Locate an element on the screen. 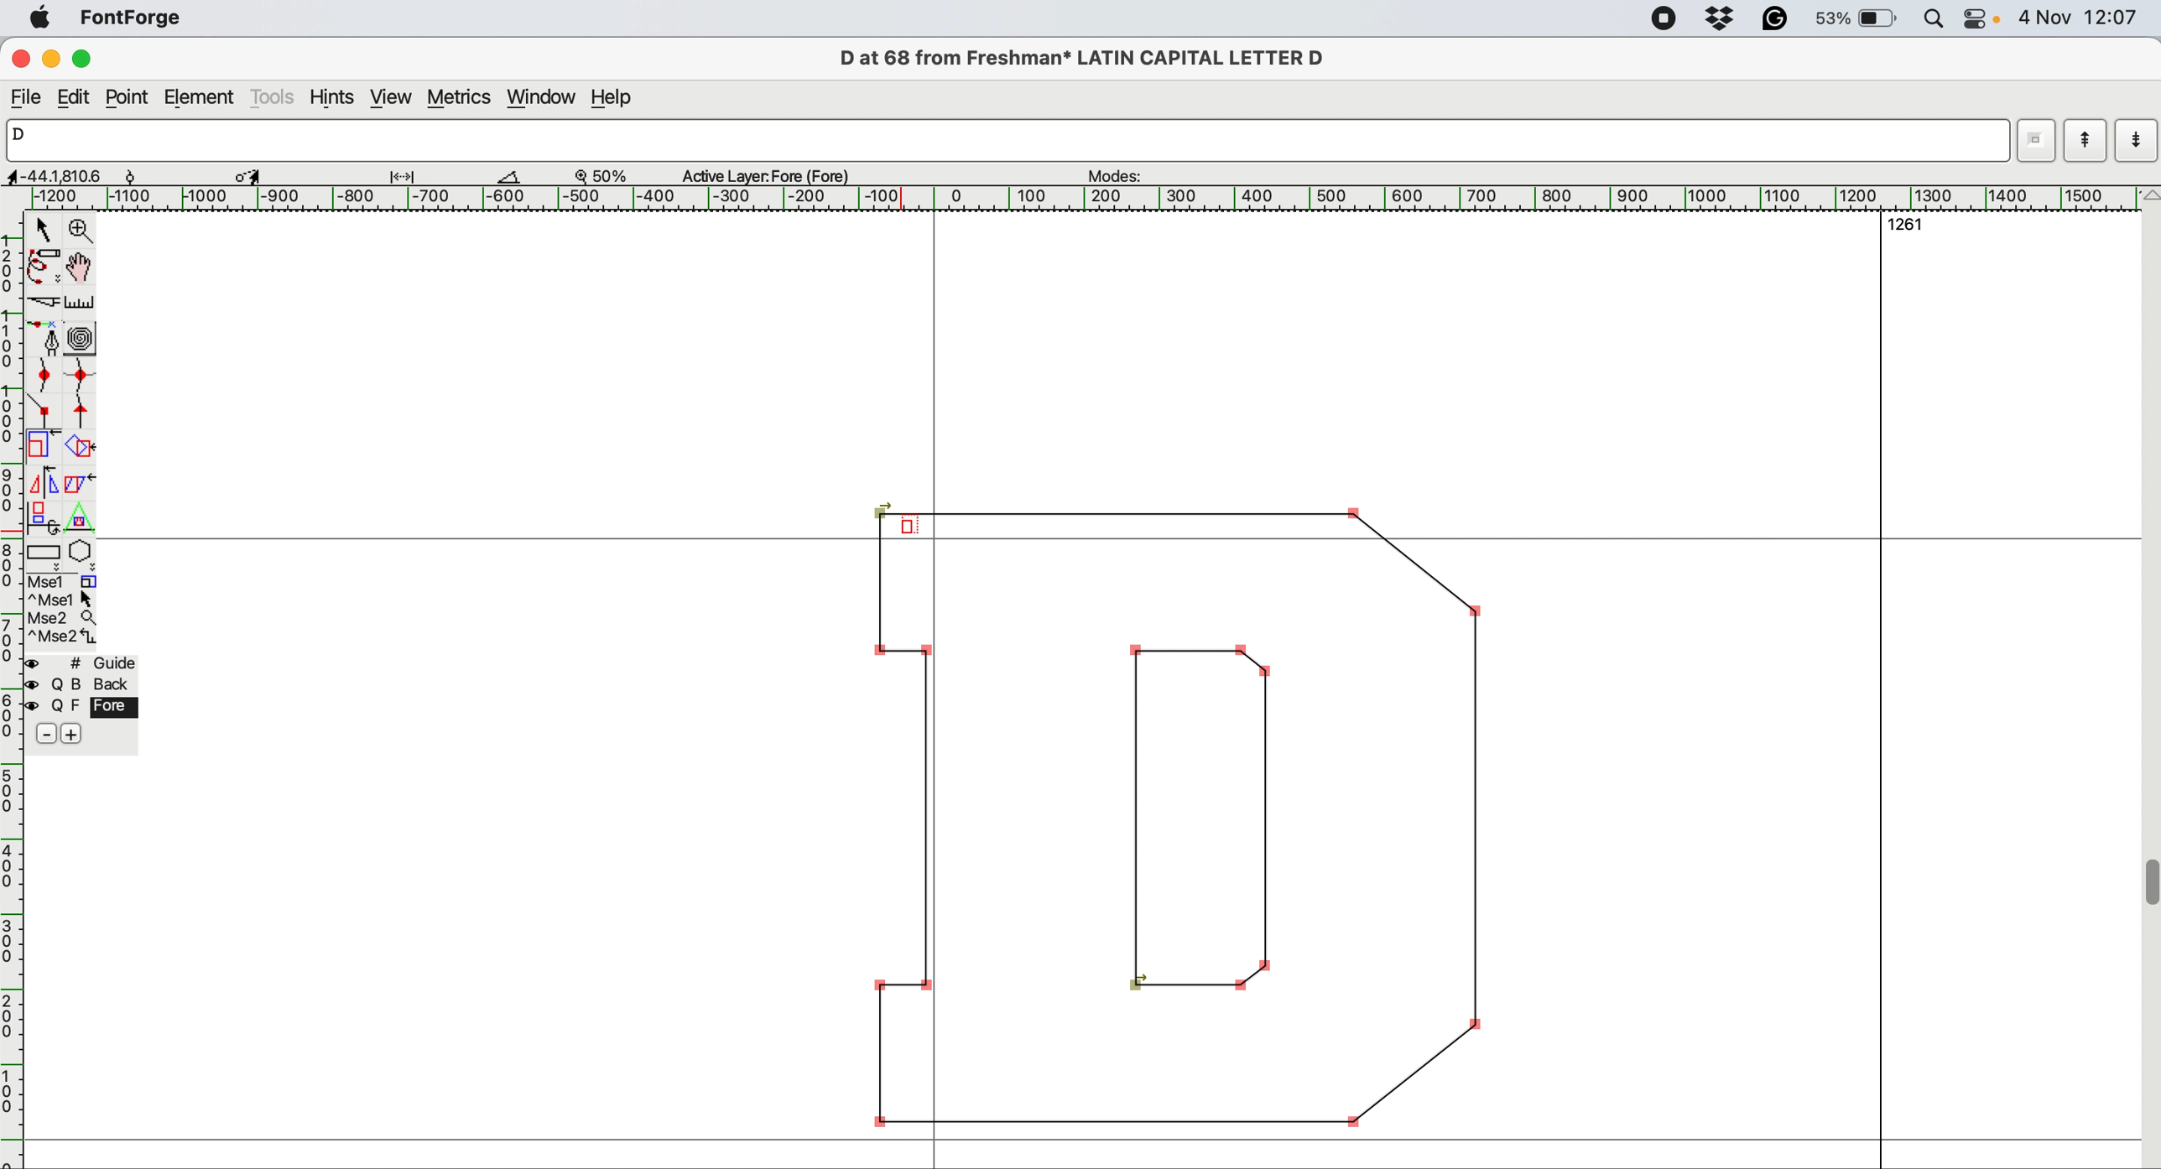 The height and width of the screenshot is (1169, 2161). release cursor is located at coordinates (906, 527).